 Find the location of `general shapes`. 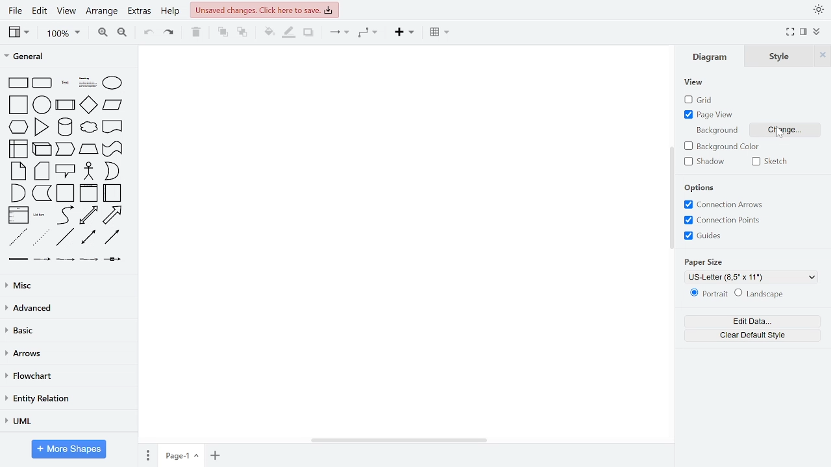

general shapes is located at coordinates (112, 104).